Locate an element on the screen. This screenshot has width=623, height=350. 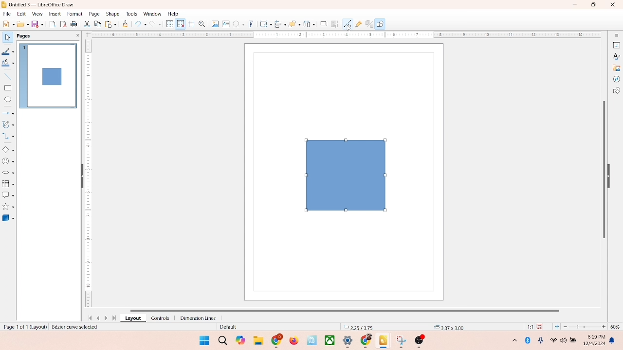
star and banners is located at coordinates (9, 207).